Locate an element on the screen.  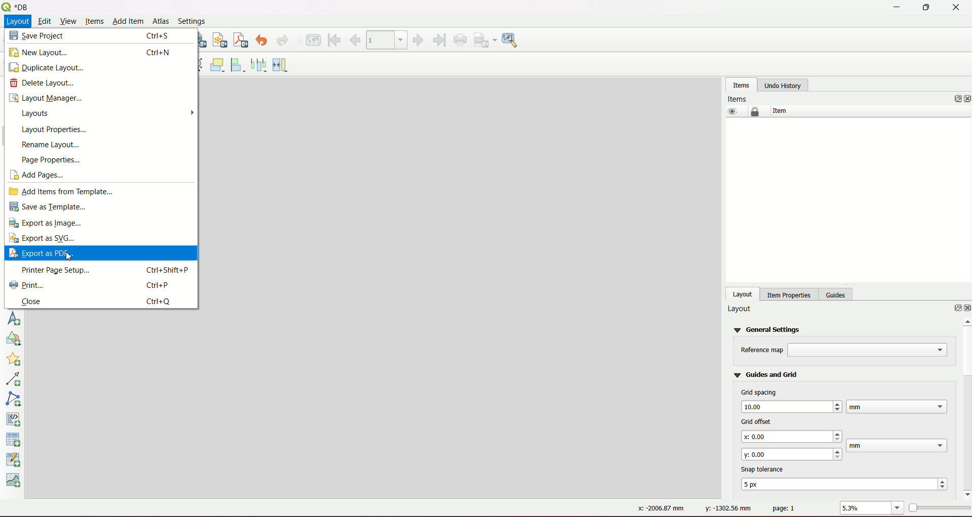
export as SVG is located at coordinates (39, 237).